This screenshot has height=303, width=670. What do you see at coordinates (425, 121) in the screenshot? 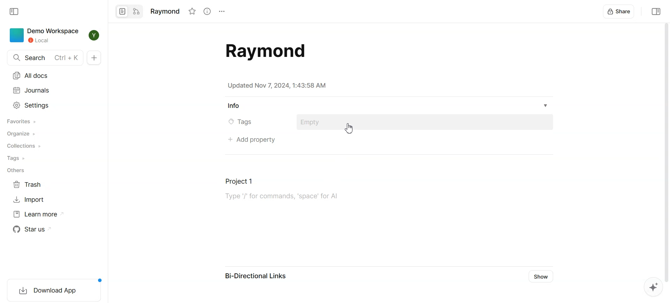
I see `Add tags` at bounding box center [425, 121].